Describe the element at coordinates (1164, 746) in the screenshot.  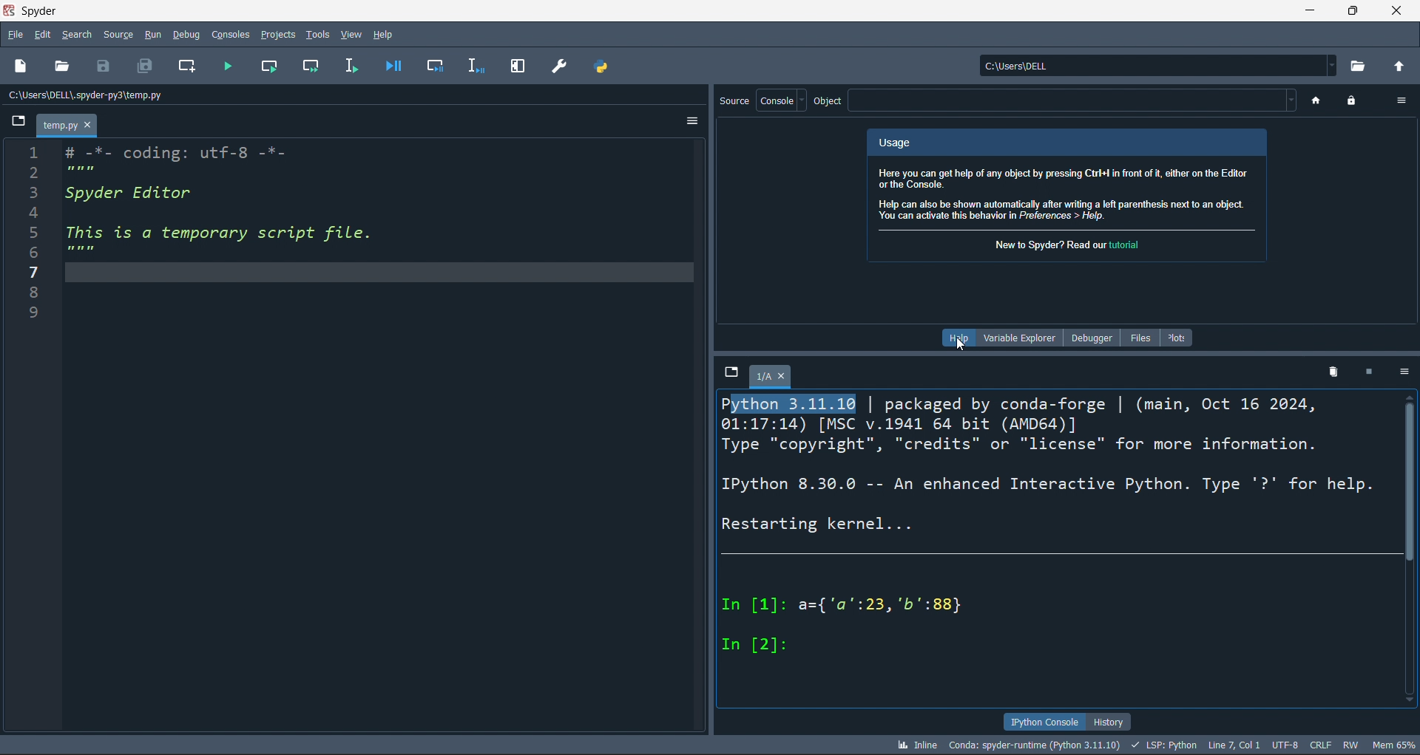
I see `LSP: Python` at that location.